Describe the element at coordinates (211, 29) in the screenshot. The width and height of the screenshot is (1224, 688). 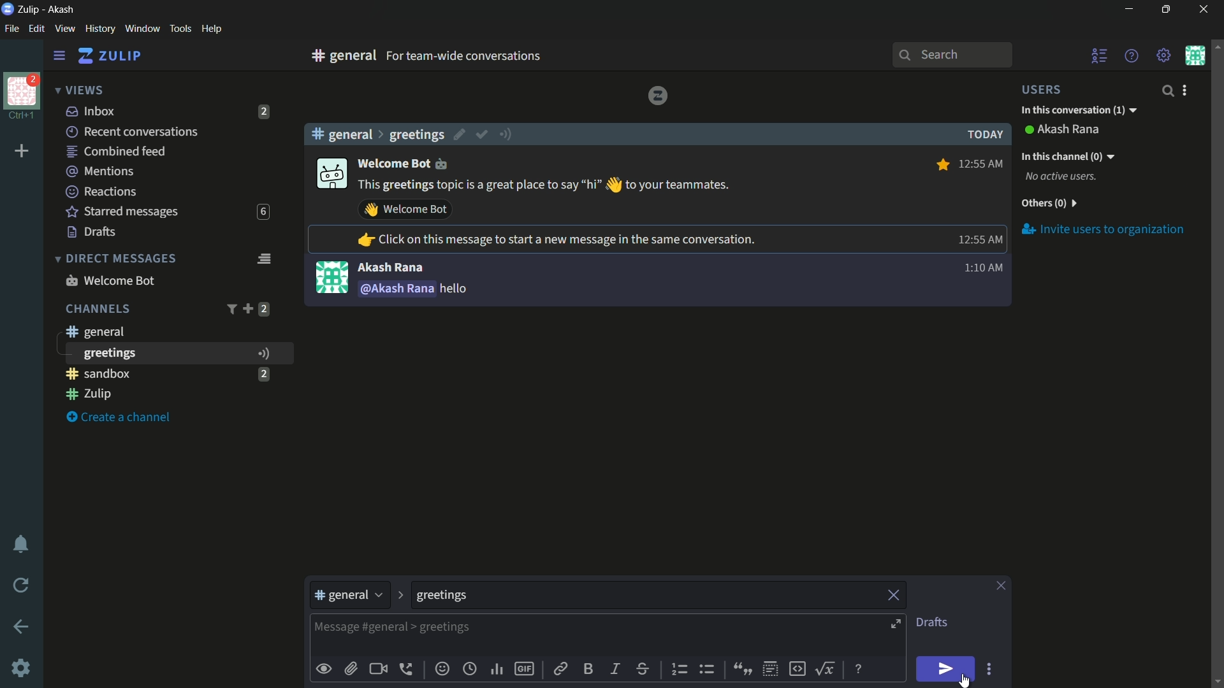
I see `help menu` at that location.